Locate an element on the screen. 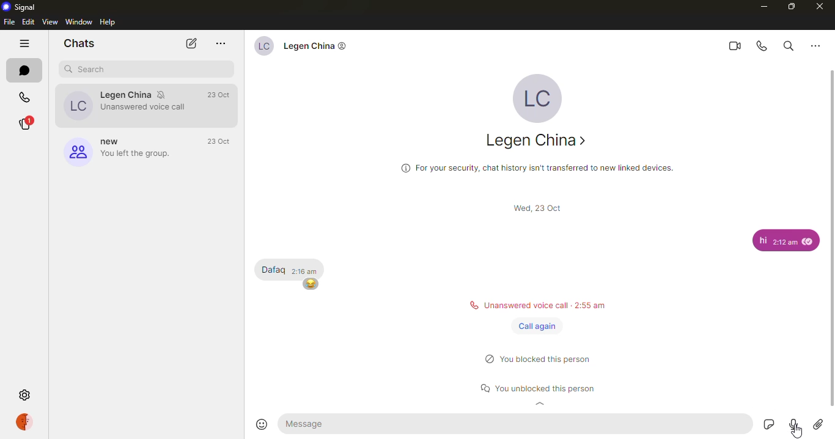 The height and width of the screenshot is (439, 835). Unanswered voice call is located at coordinates (147, 108).